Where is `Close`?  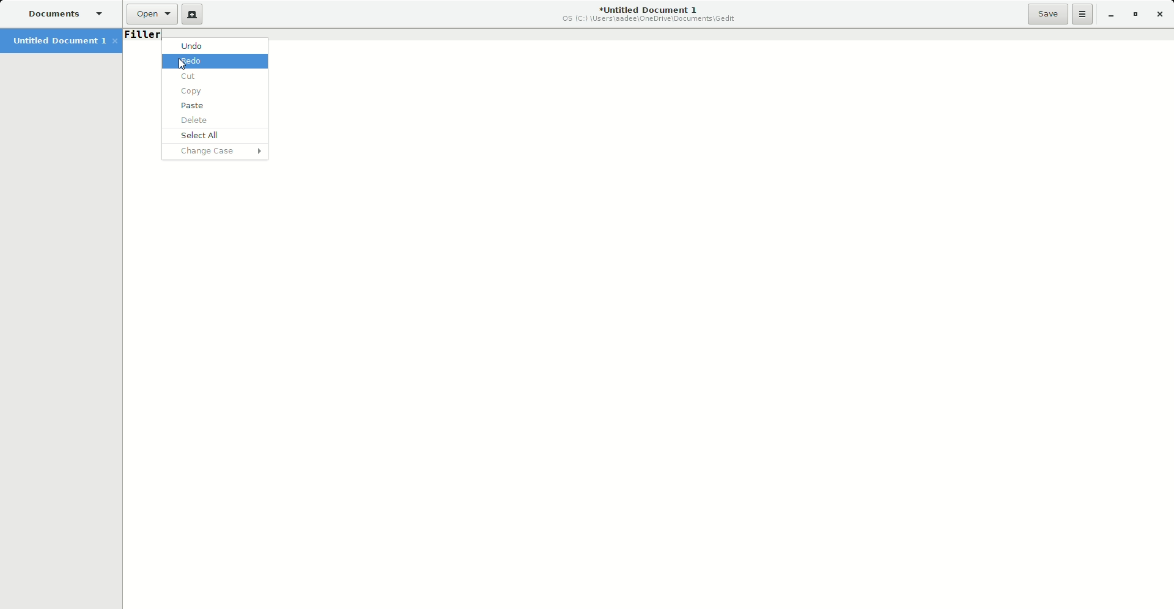 Close is located at coordinates (1162, 15).